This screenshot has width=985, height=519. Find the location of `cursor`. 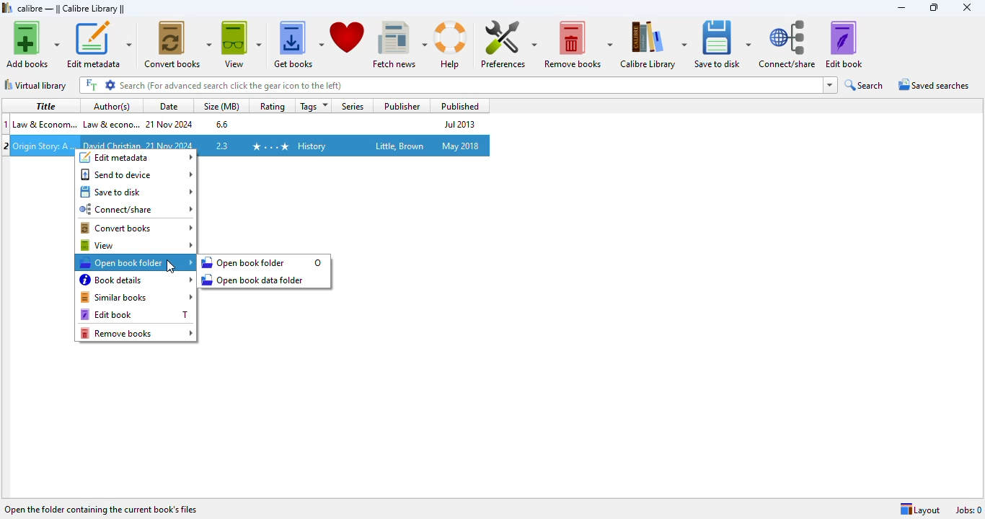

cursor is located at coordinates (170, 267).